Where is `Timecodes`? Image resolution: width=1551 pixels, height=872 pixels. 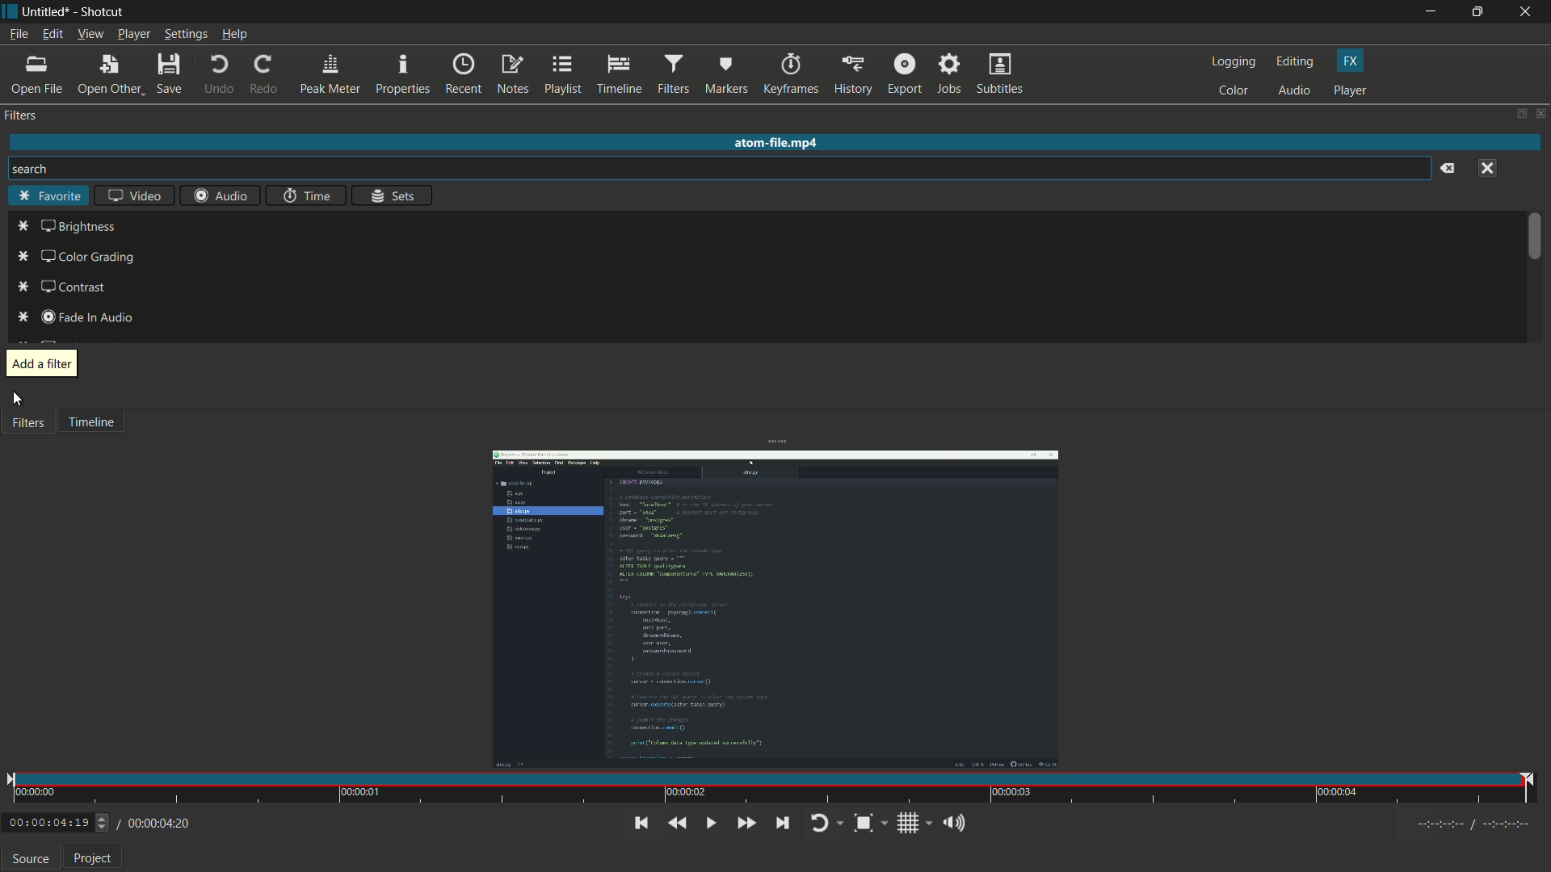 Timecodes is located at coordinates (1466, 827).